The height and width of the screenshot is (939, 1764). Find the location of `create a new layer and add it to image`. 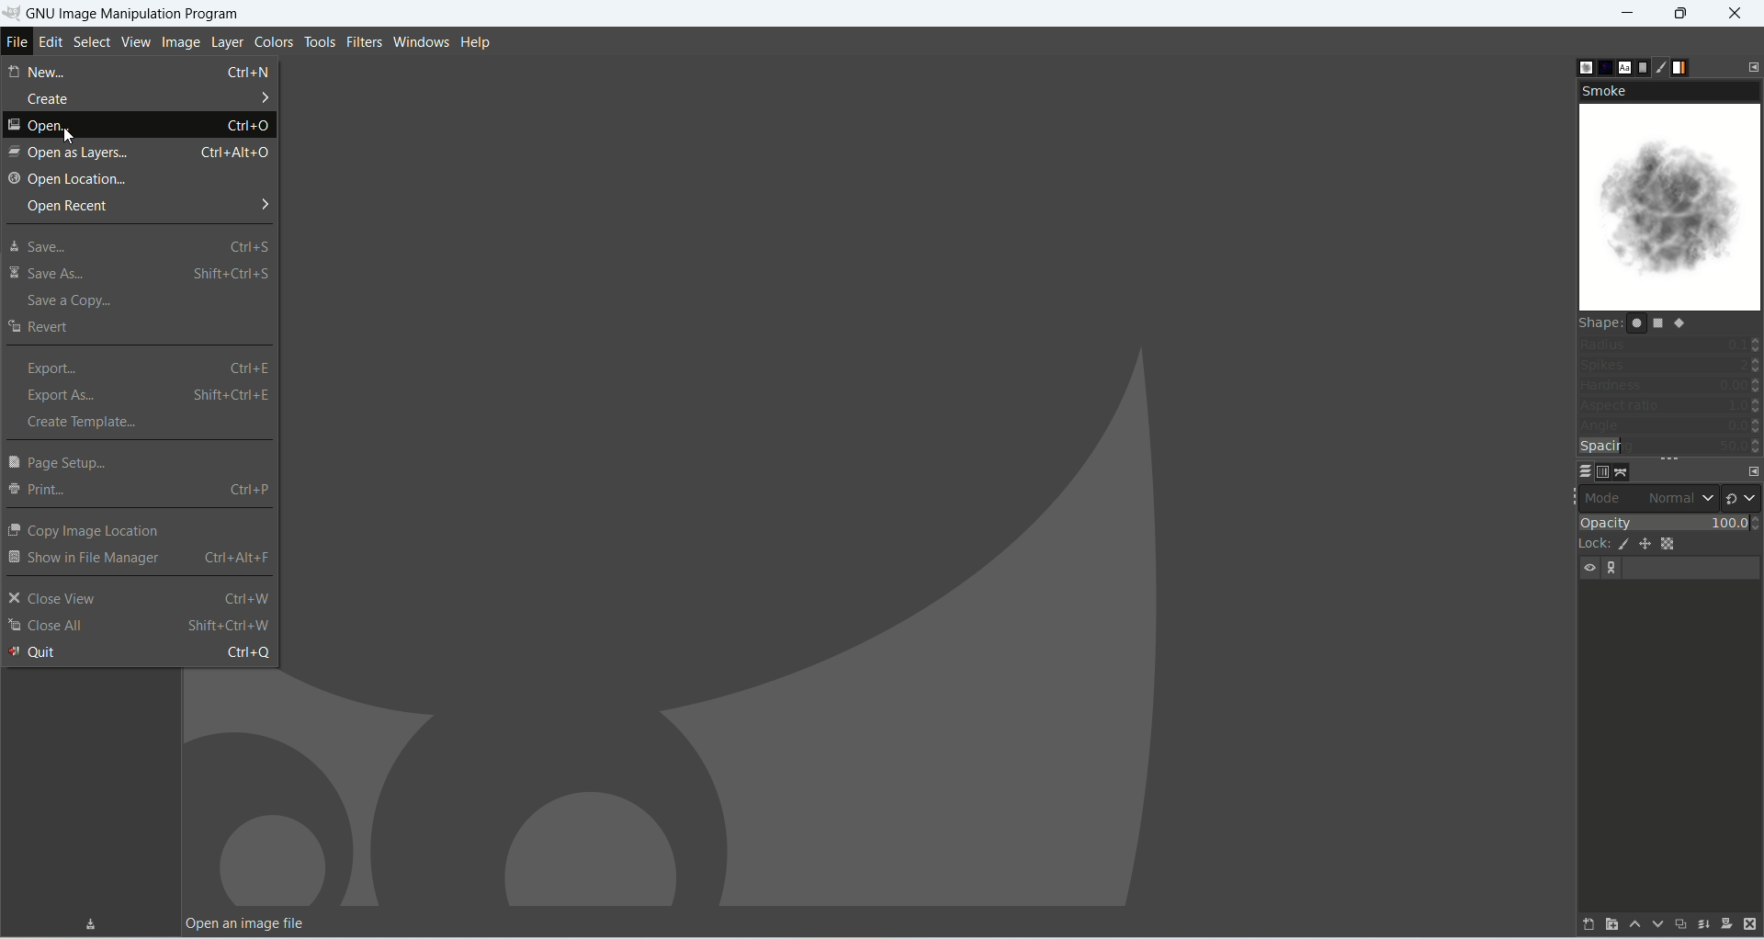

create a new layer and add it to image is located at coordinates (1588, 926).